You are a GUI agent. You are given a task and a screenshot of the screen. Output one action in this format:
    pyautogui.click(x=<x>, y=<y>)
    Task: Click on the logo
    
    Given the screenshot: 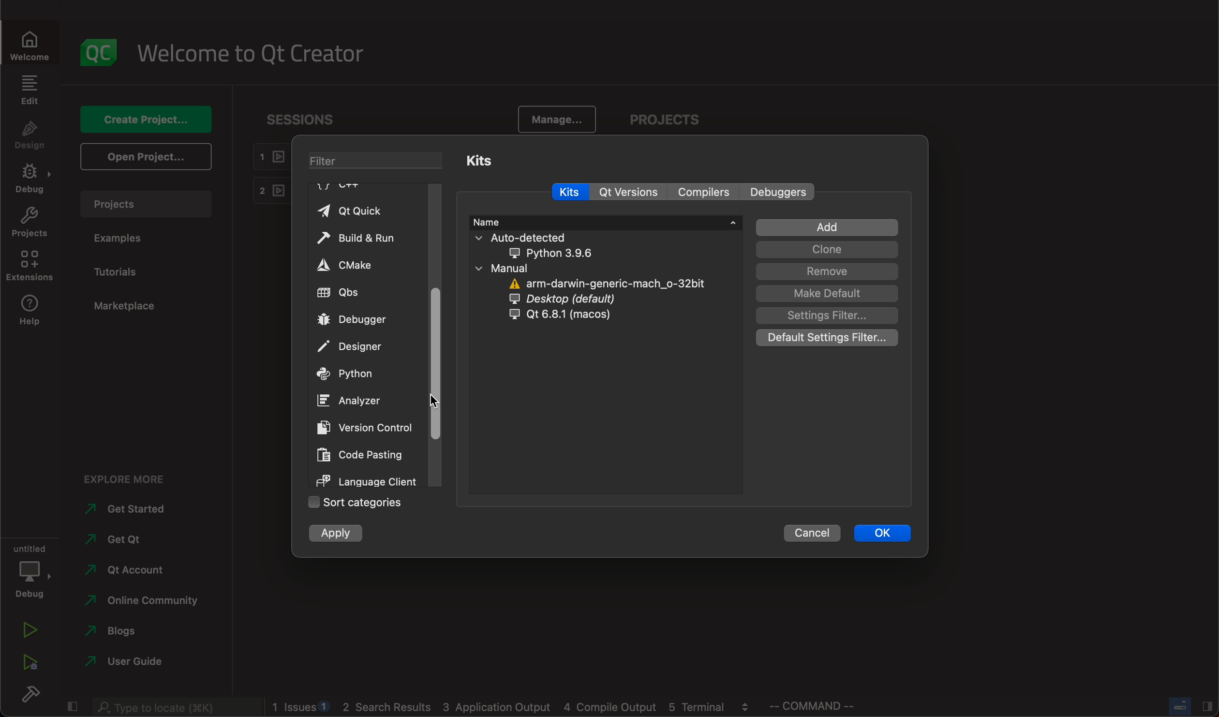 What is the action you would take?
    pyautogui.click(x=95, y=53)
    